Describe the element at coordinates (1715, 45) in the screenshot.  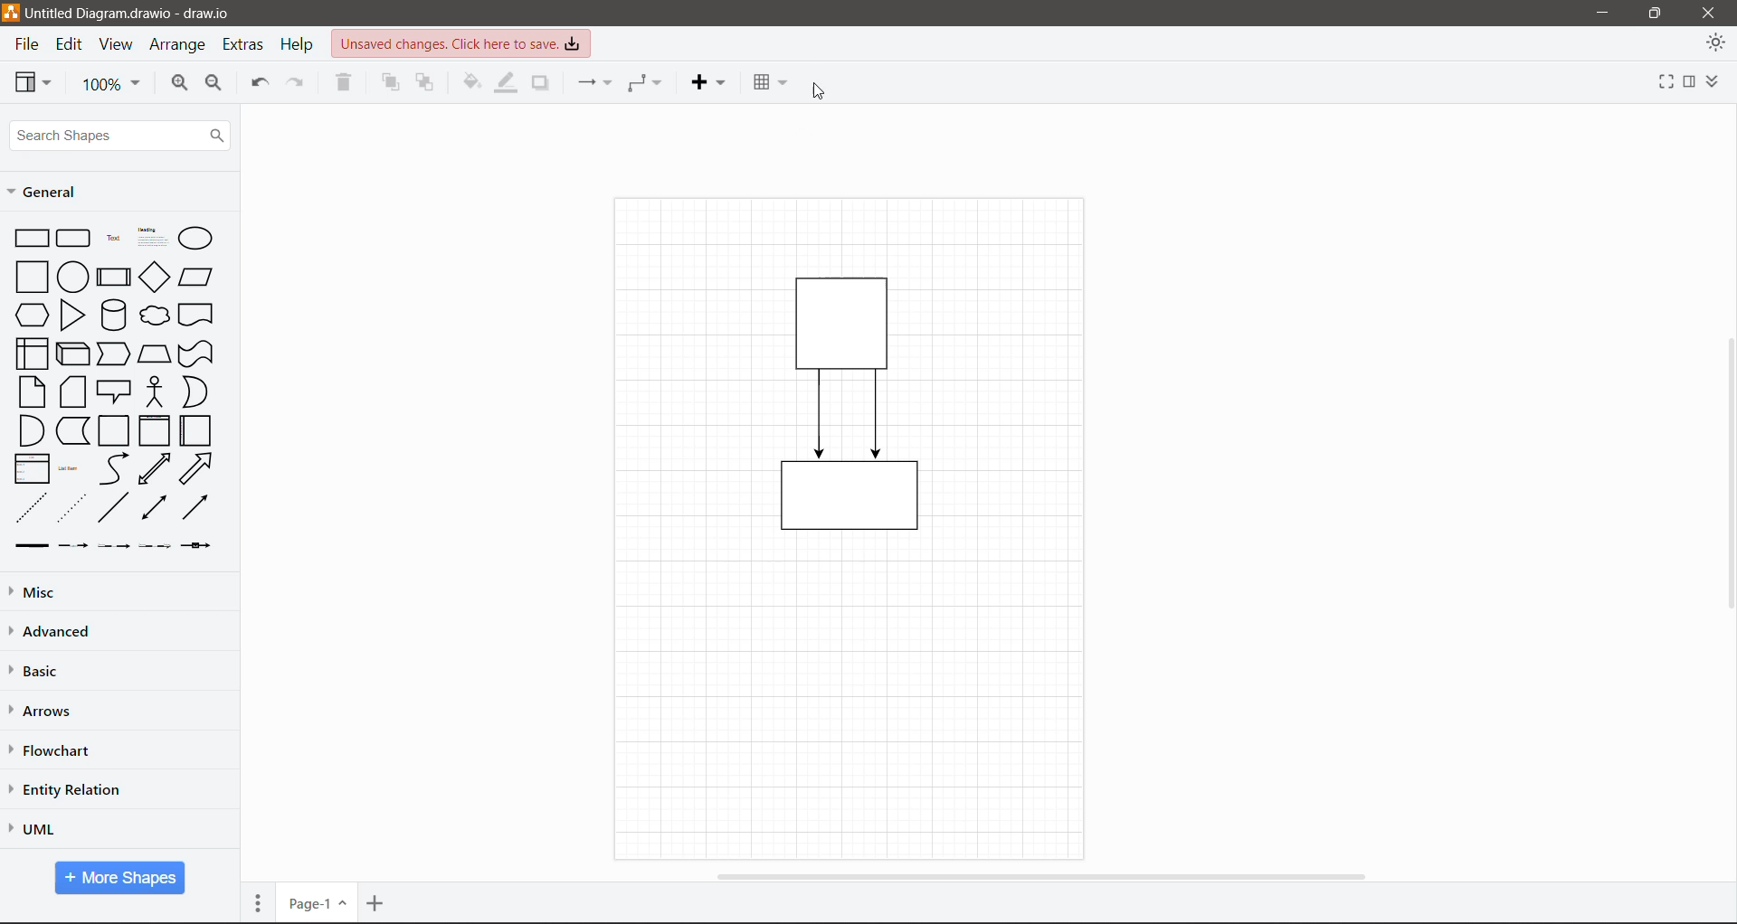
I see `Appearance` at that location.